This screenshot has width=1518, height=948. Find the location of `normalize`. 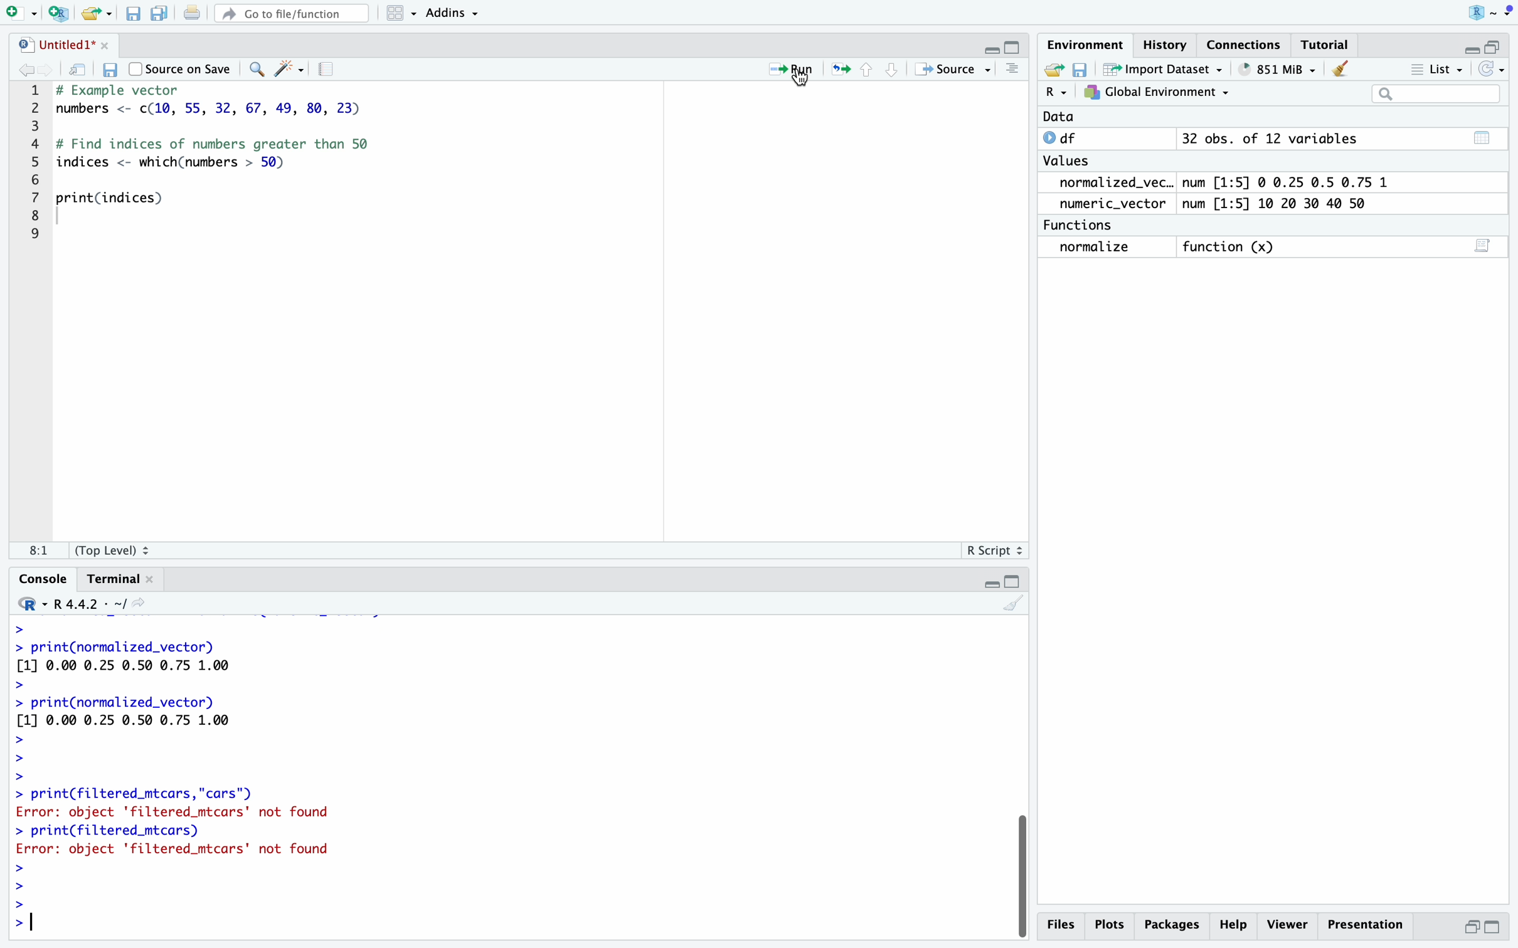

normalize is located at coordinates (1107, 248).